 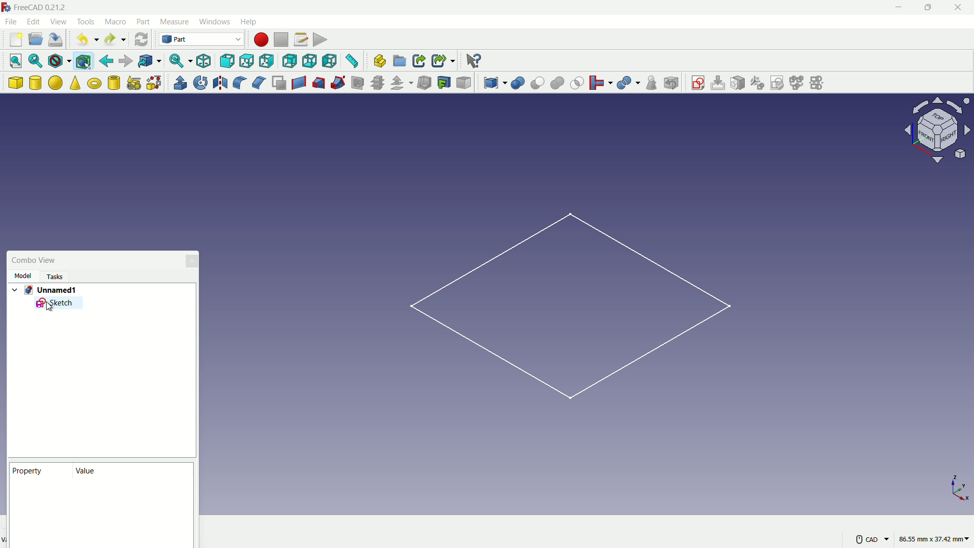 What do you see at coordinates (86, 22) in the screenshot?
I see `tools` at bounding box center [86, 22].